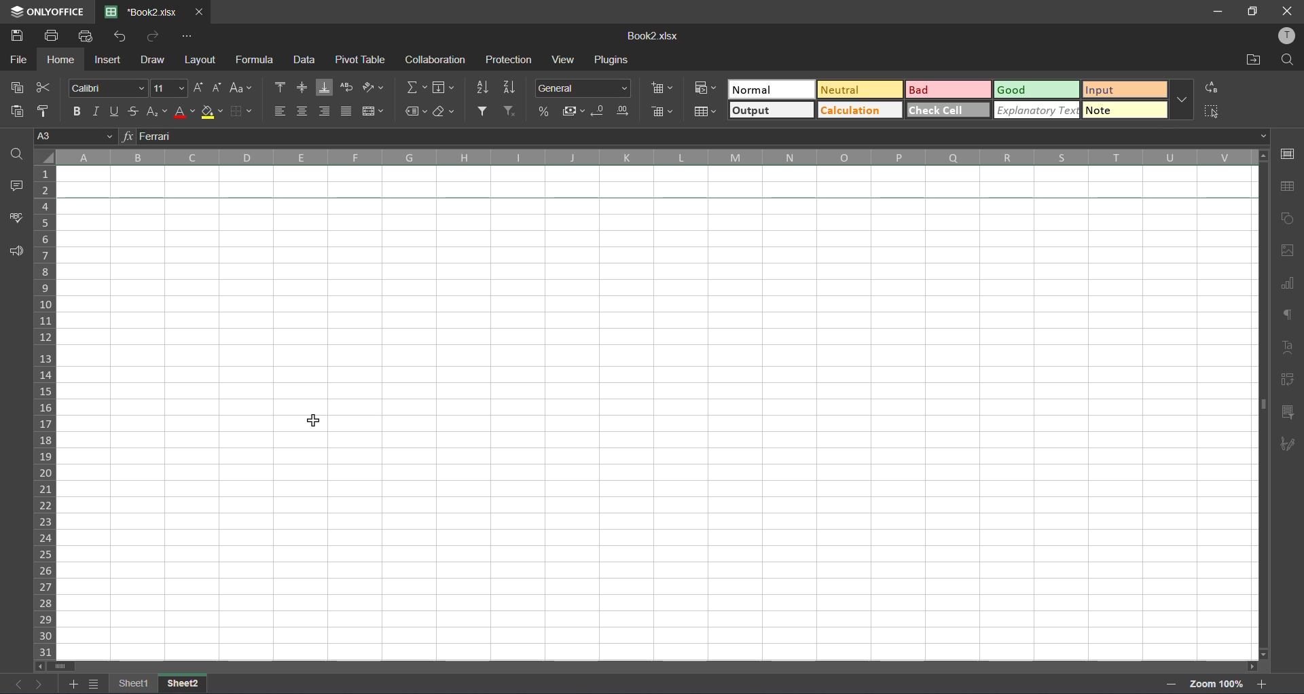 This screenshot has width=1304, height=694. What do you see at coordinates (1291, 187) in the screenshot?
I see `table` at bounding box center [1291, 187].